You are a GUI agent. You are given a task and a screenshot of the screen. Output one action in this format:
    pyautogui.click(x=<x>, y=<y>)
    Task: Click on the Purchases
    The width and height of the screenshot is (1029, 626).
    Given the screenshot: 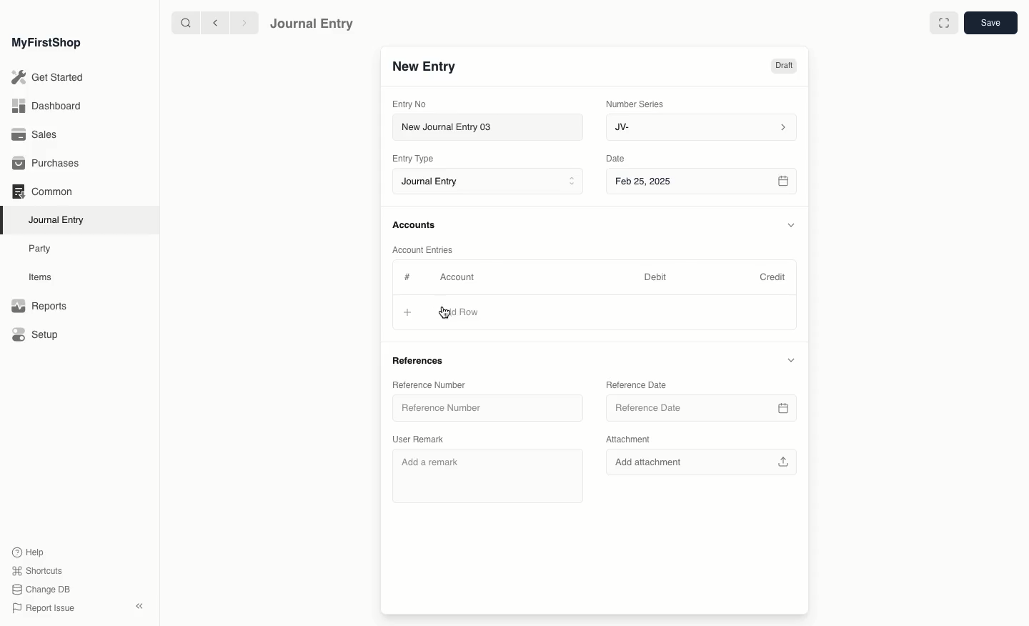 What is the action you would take?
    pyautogui.click(x=49, y=164)
    